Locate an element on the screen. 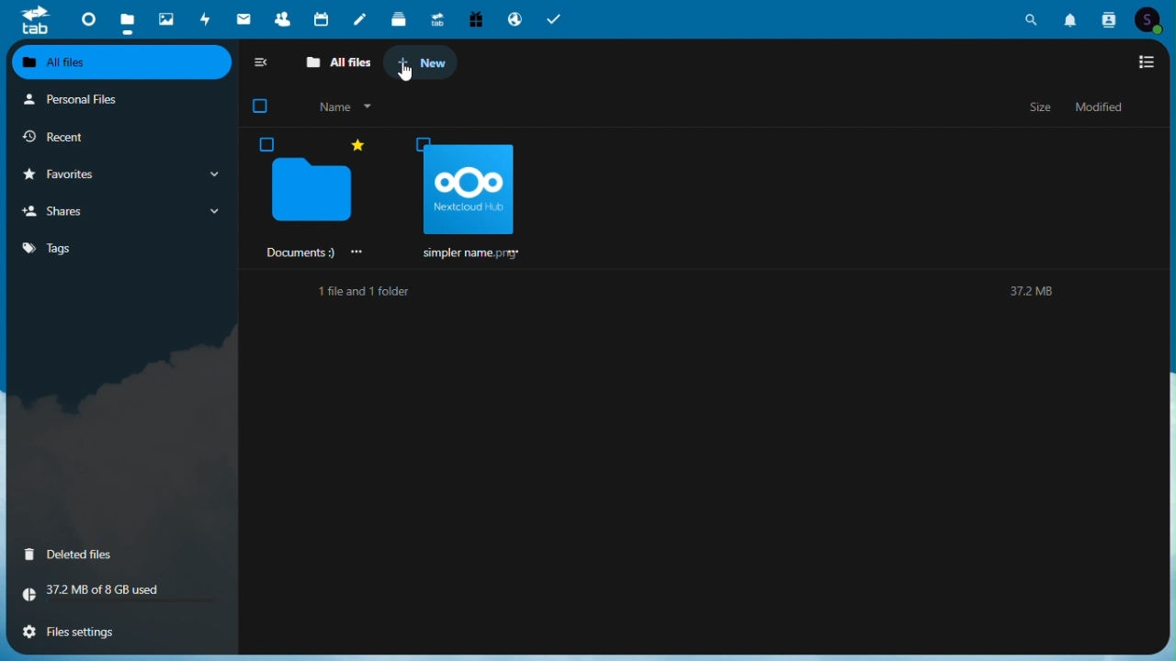 The image size is (1176, 661). New is located at coordinates (422, 63).